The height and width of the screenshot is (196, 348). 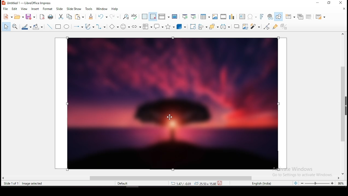 What do you see at coordinates (284, 26) in the screenshot?
I see `toggle extrusion` at bounding box center [284, 26].